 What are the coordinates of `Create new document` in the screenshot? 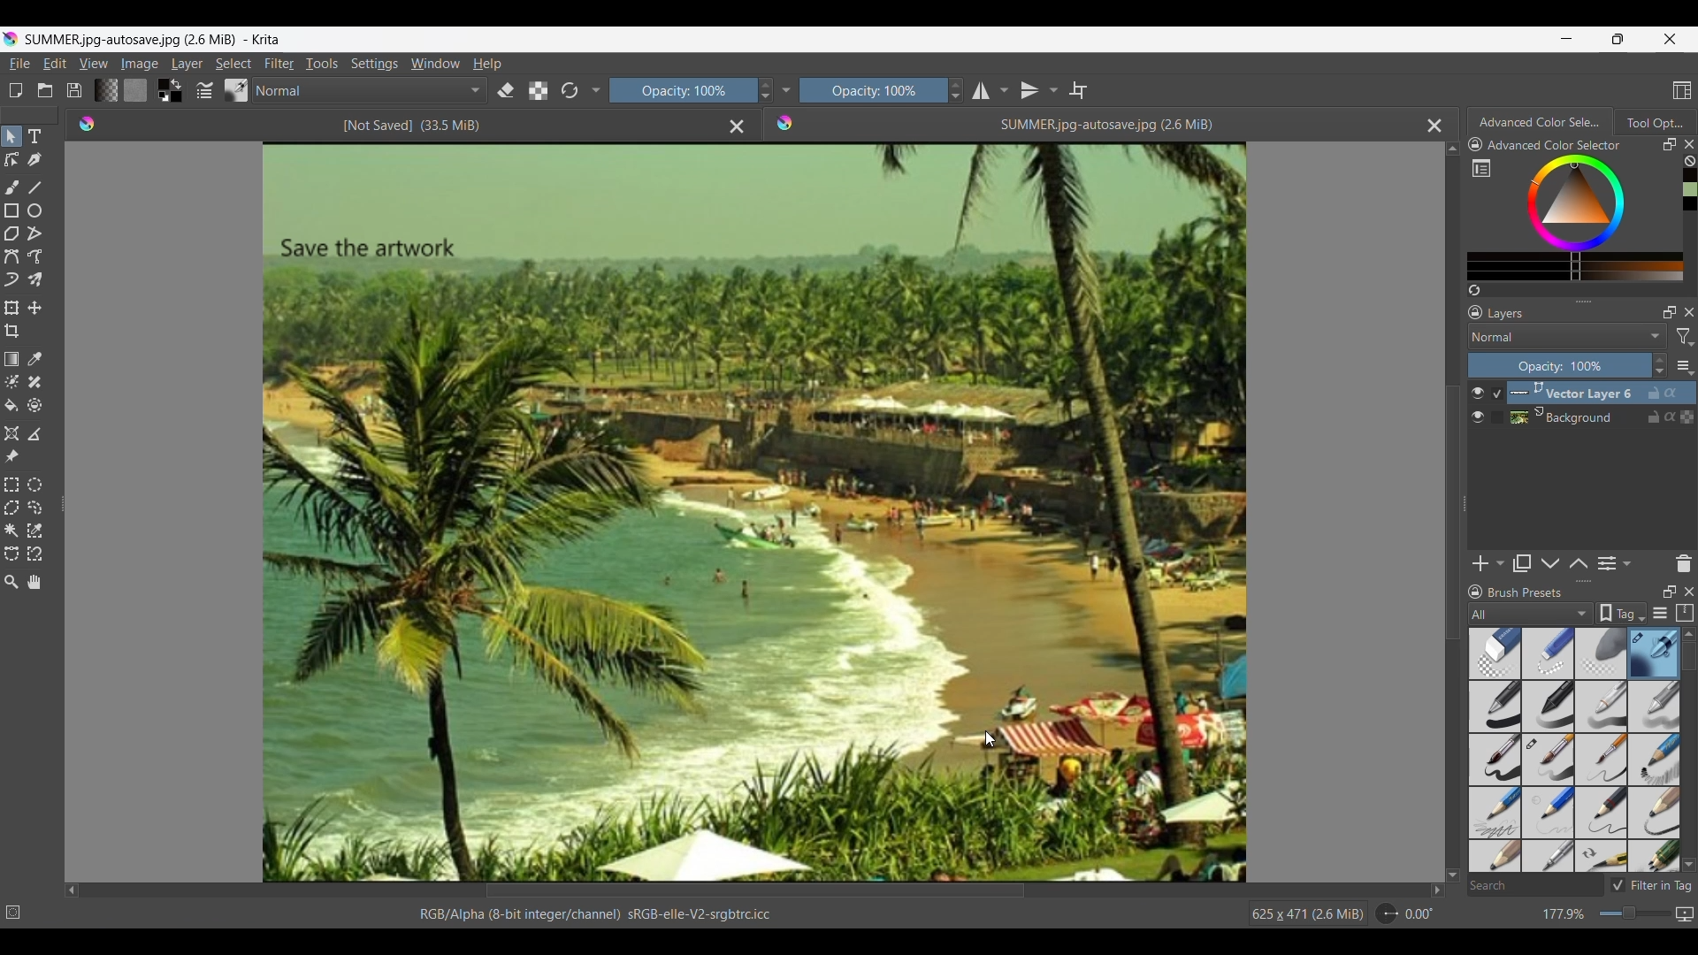 It's located at (16, 90).